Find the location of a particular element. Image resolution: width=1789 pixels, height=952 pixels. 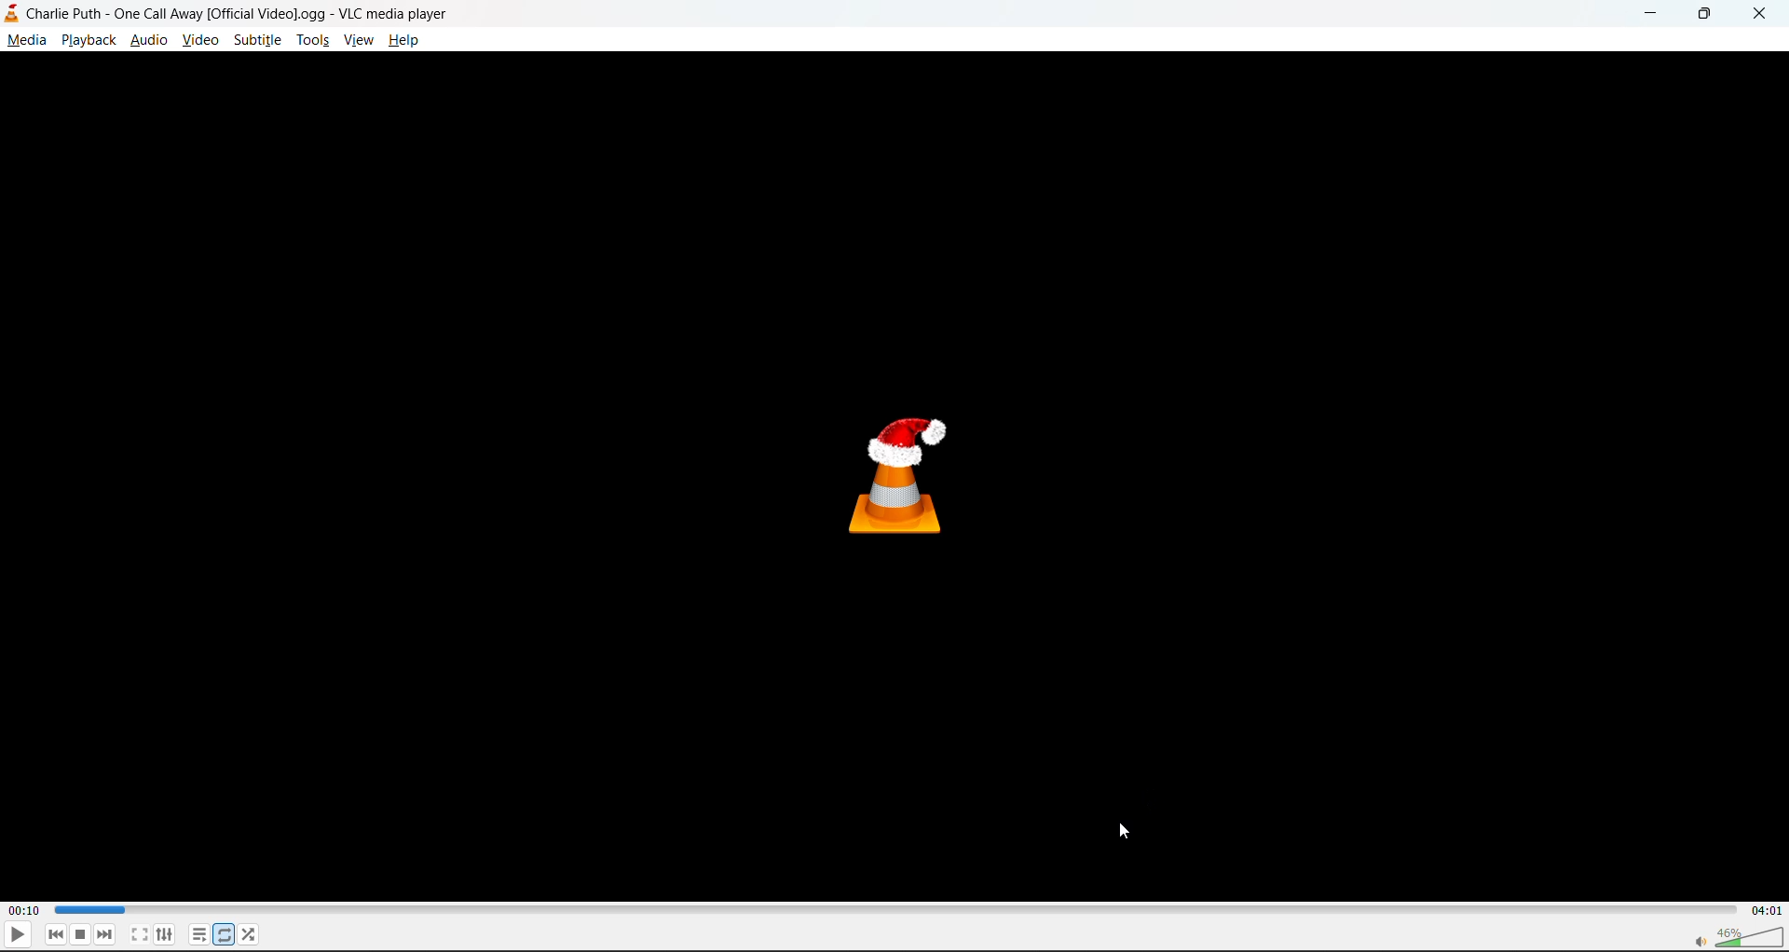

audio is located at coordinates (149, 40).